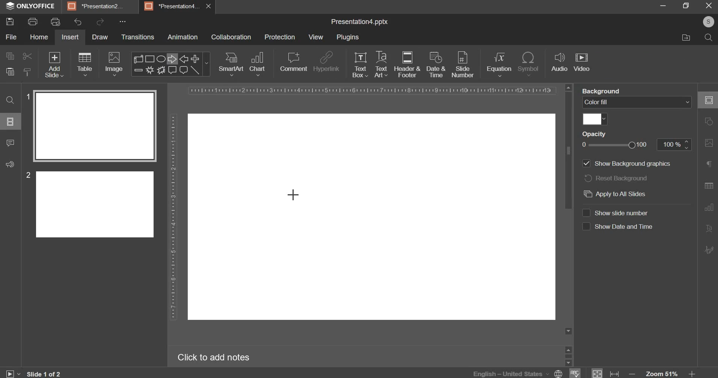 This screenshot has width=718, height=378. What do you see at coordinates (27, 71) in the screenshot?
I see `copy stlye` at bounding box center [27, 71].